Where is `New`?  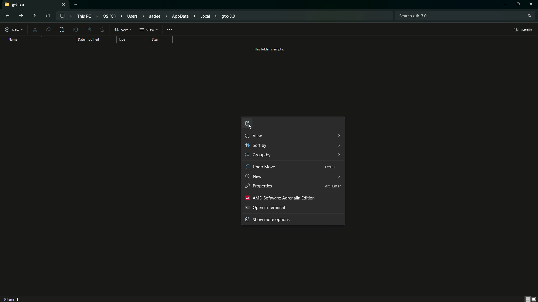 New is located at coordinates (13, 29).